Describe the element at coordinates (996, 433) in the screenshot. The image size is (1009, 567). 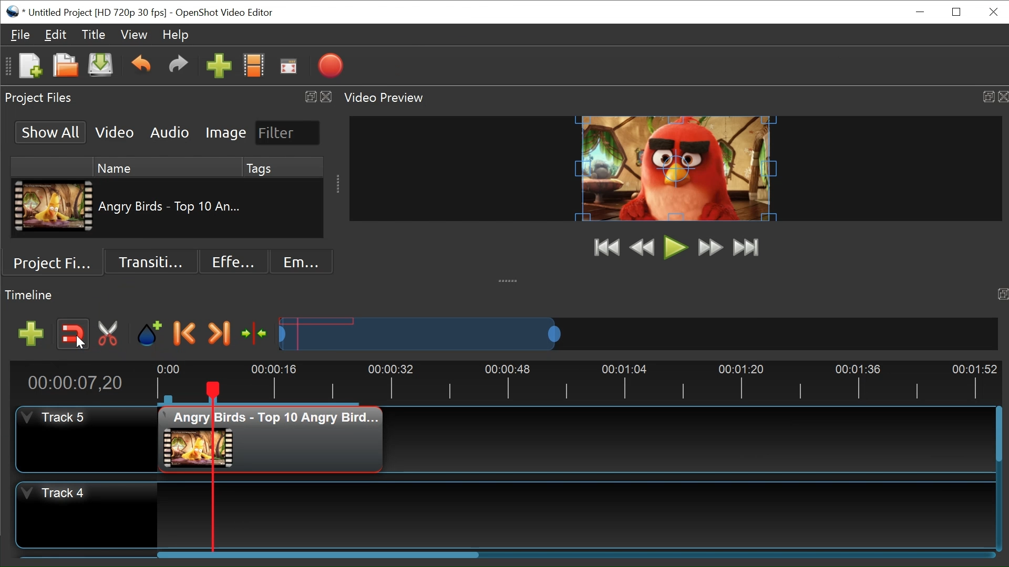
I see `Vertical Scroll bar` at that location.